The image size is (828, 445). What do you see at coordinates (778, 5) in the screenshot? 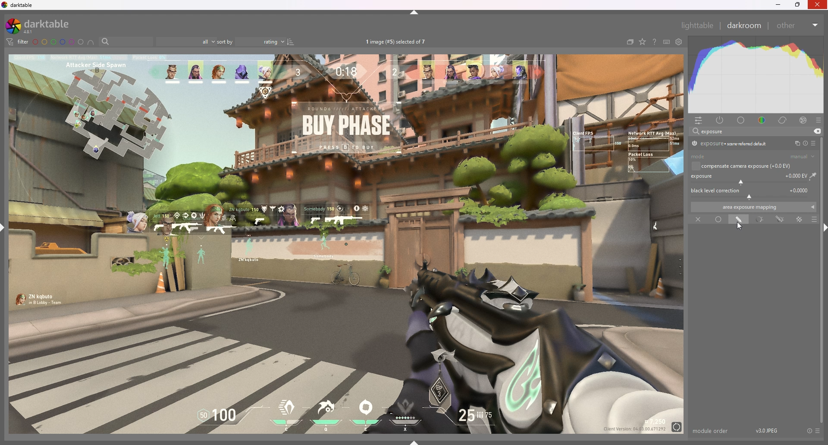
I see `minimize` at bounding box center [778, 5].